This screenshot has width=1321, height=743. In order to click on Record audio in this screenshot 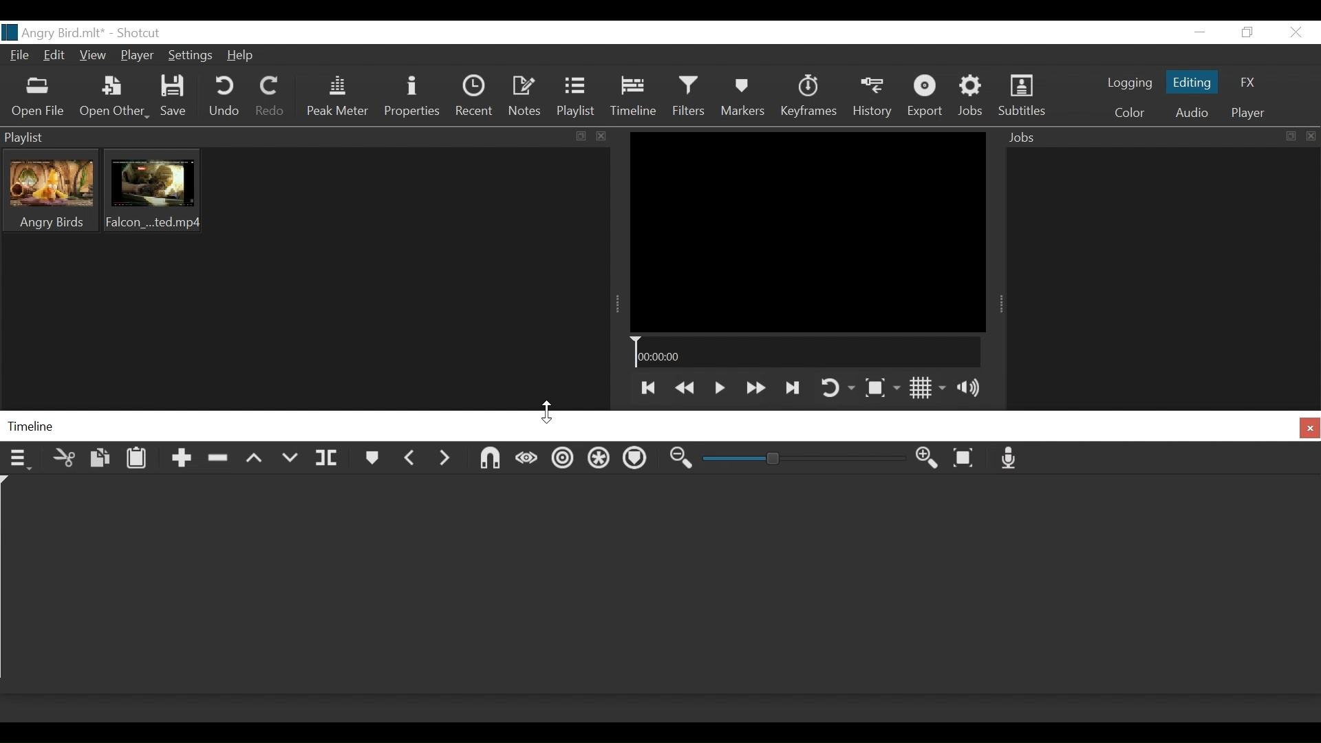, I will do `click(1013, 460)`.